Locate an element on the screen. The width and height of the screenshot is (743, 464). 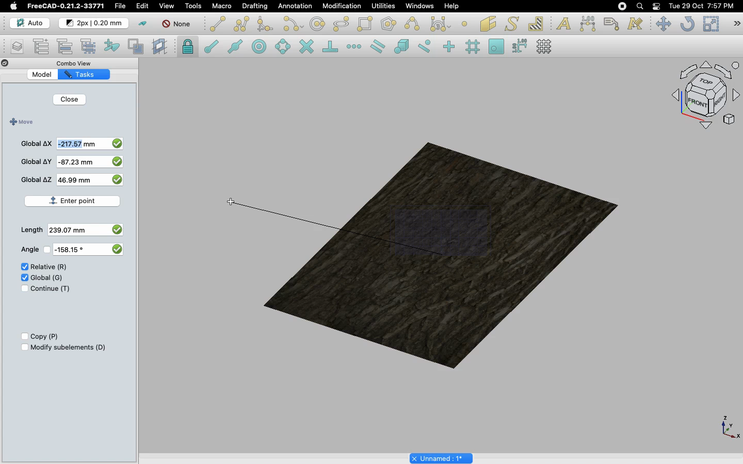
Snap angle is located at coordinates (283, 47).